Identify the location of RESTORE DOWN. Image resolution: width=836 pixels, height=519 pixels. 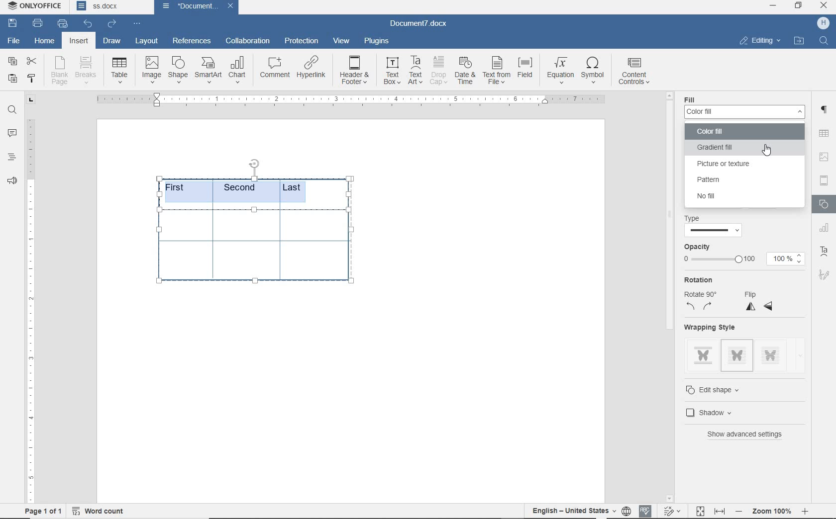
(799, 6).